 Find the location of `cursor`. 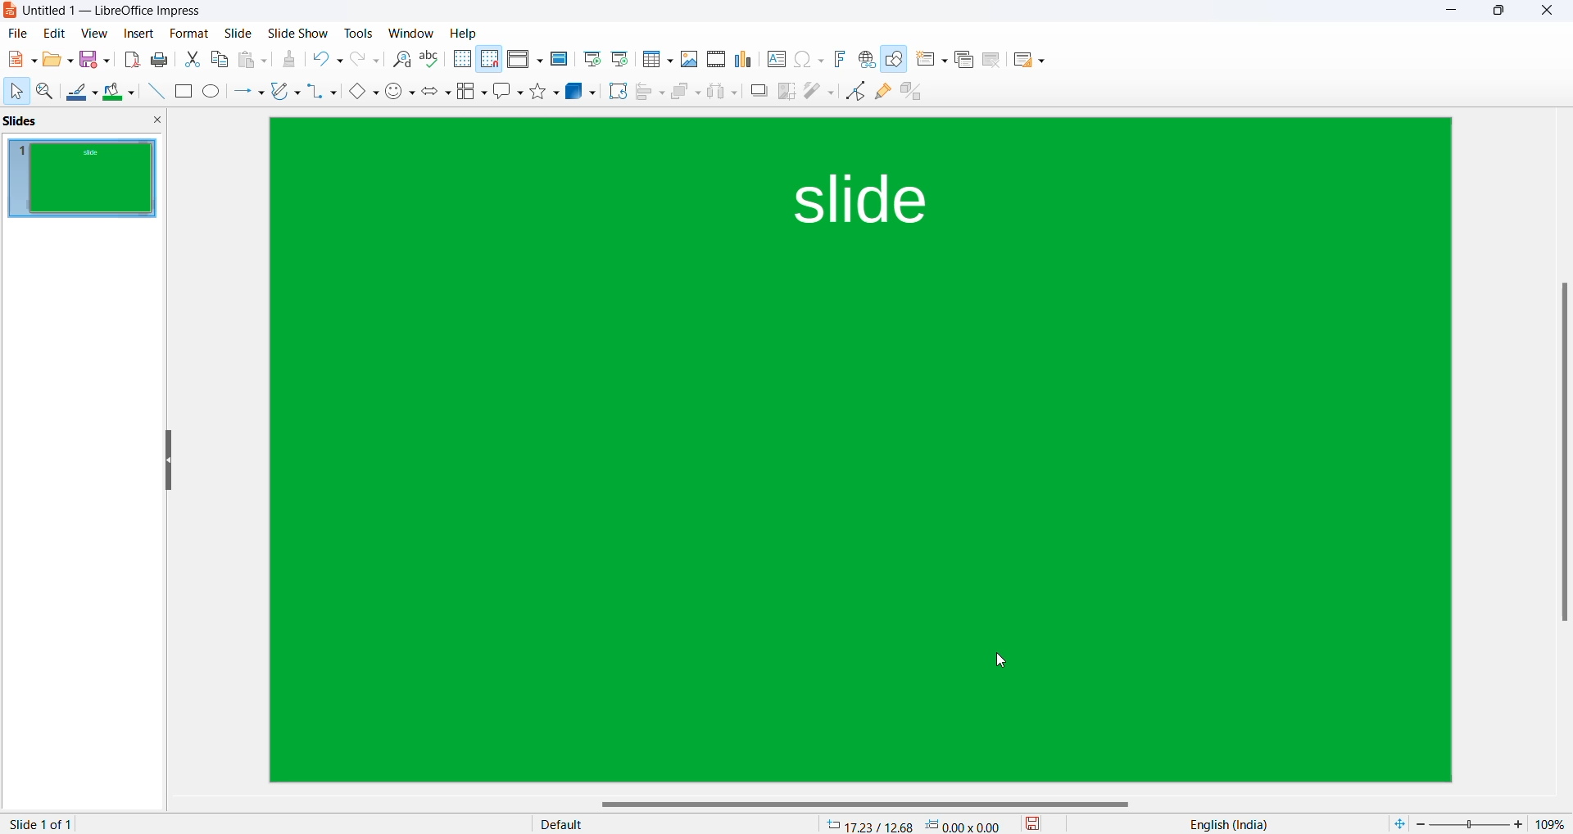

cursor is located at coordinates (1002, 660).